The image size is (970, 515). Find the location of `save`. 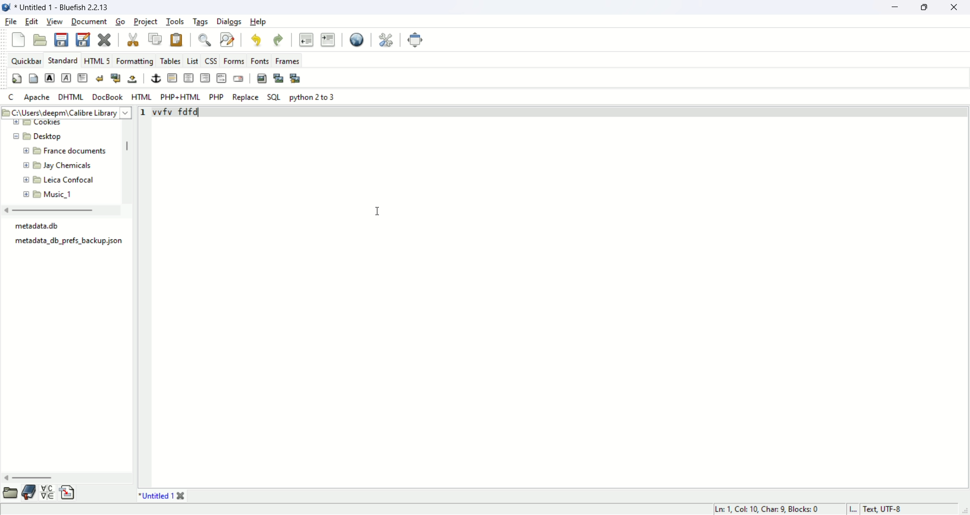

save is located at coordinates (60, 39).